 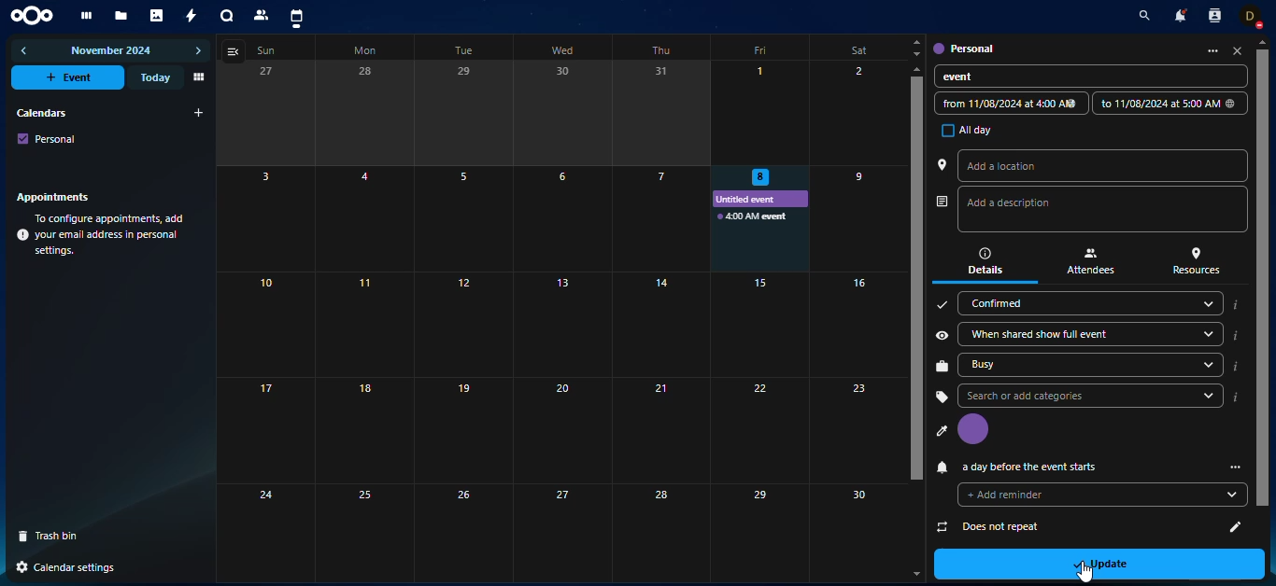 I want to click on 19, so click(x=461, y=431).